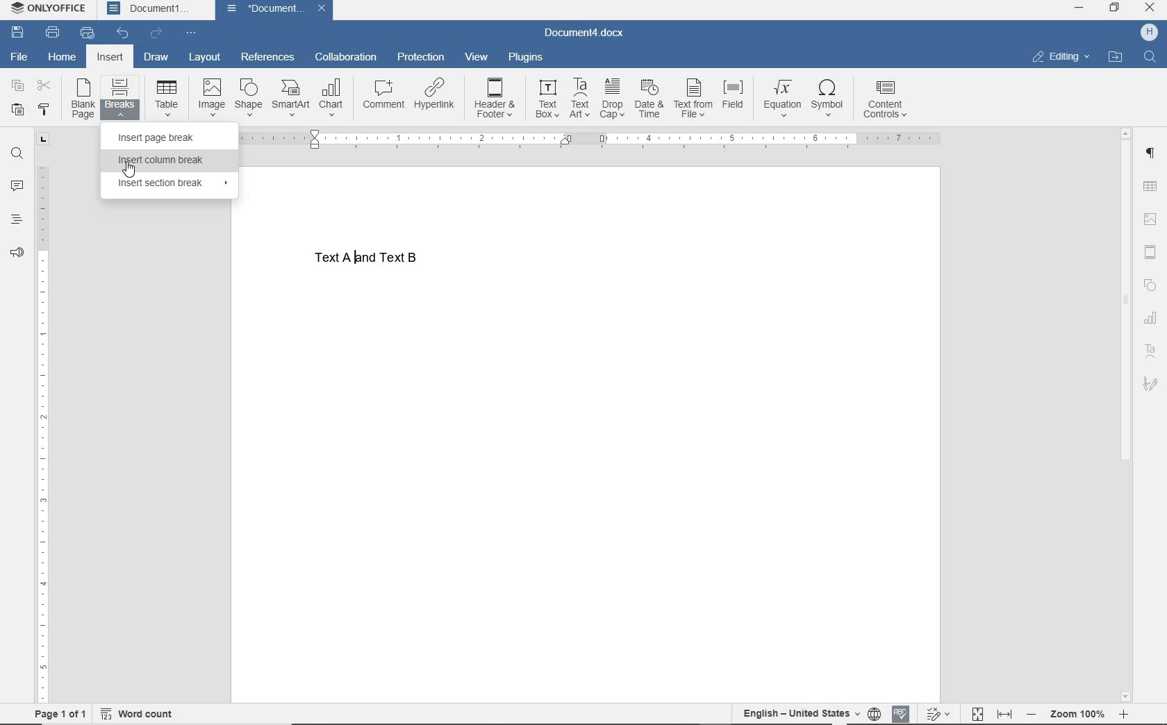 This screenshot has height=725, width=1167. Describe the element at coordinates (24, 58) in the screenshot. I see `FILE` at that location.